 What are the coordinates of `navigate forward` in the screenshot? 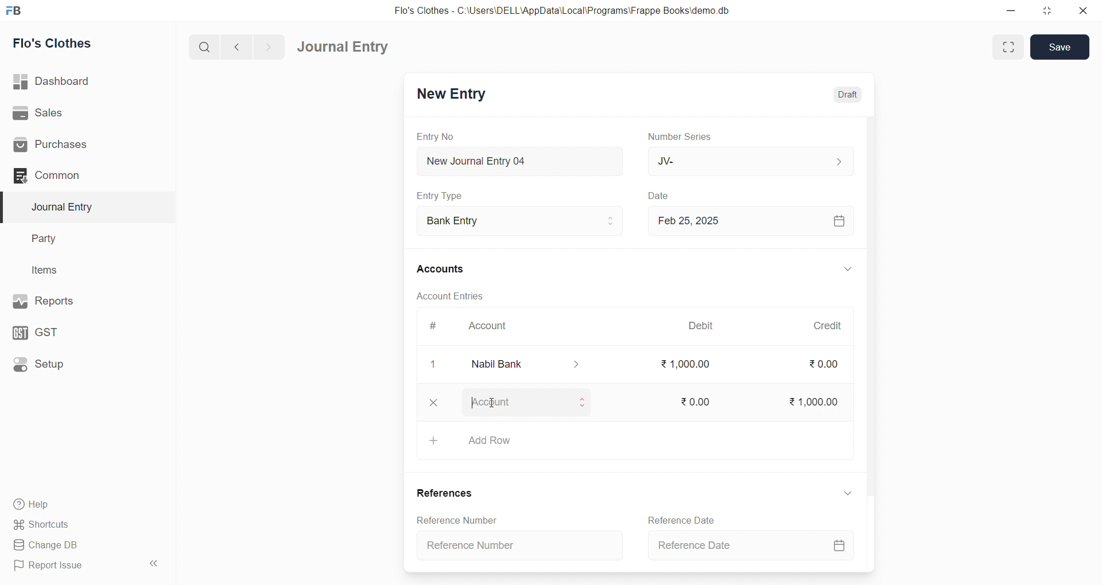 It's located at (268, 46).